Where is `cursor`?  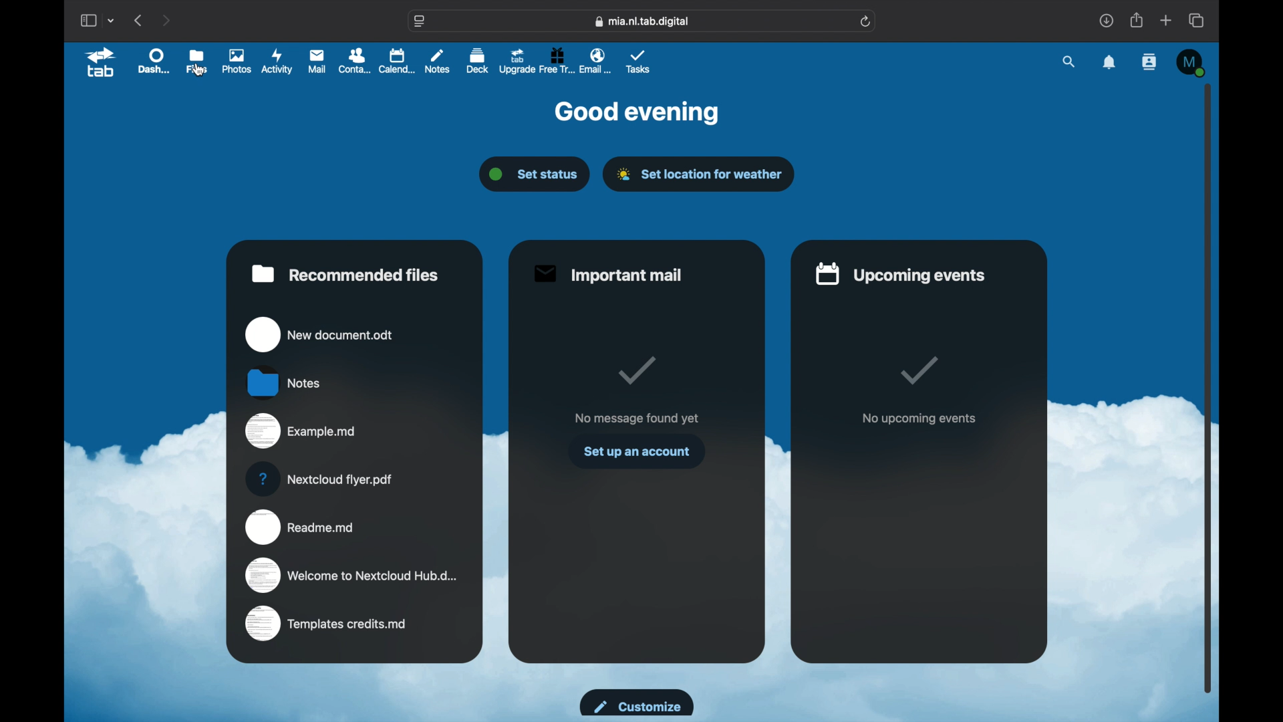
cursor is located at coordinates (198, 69).